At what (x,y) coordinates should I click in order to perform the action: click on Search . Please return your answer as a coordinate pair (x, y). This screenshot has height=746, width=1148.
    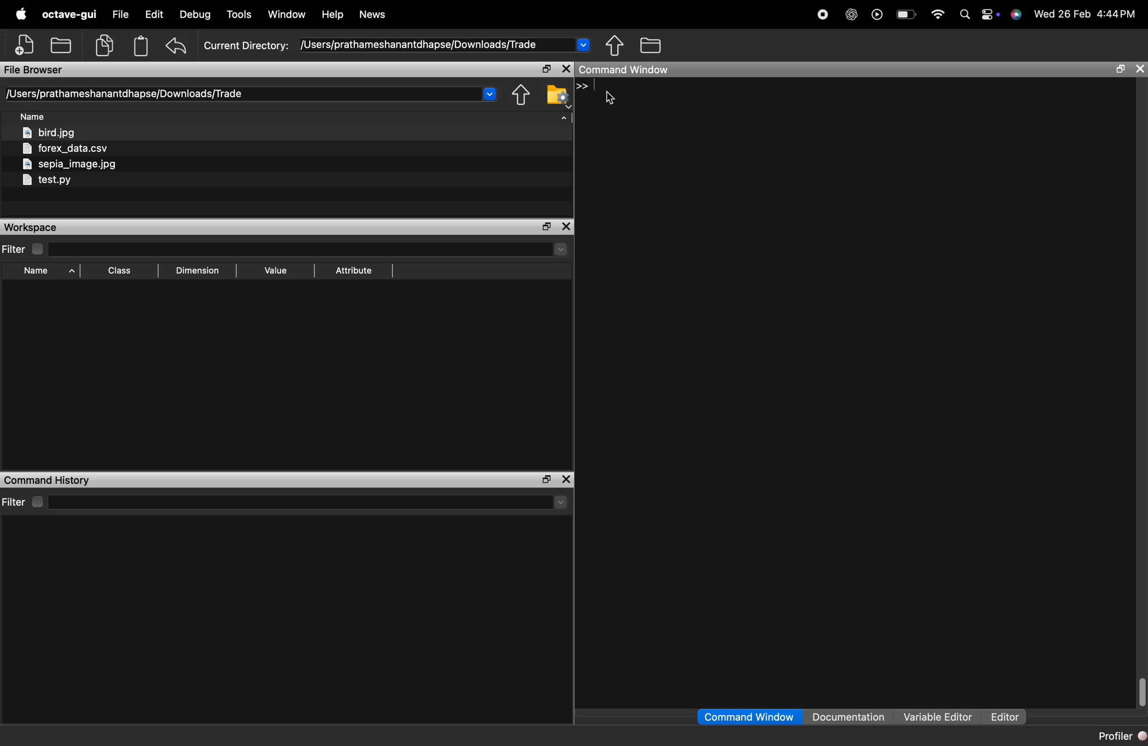
    Looking at the image, I should click on (965, 15).